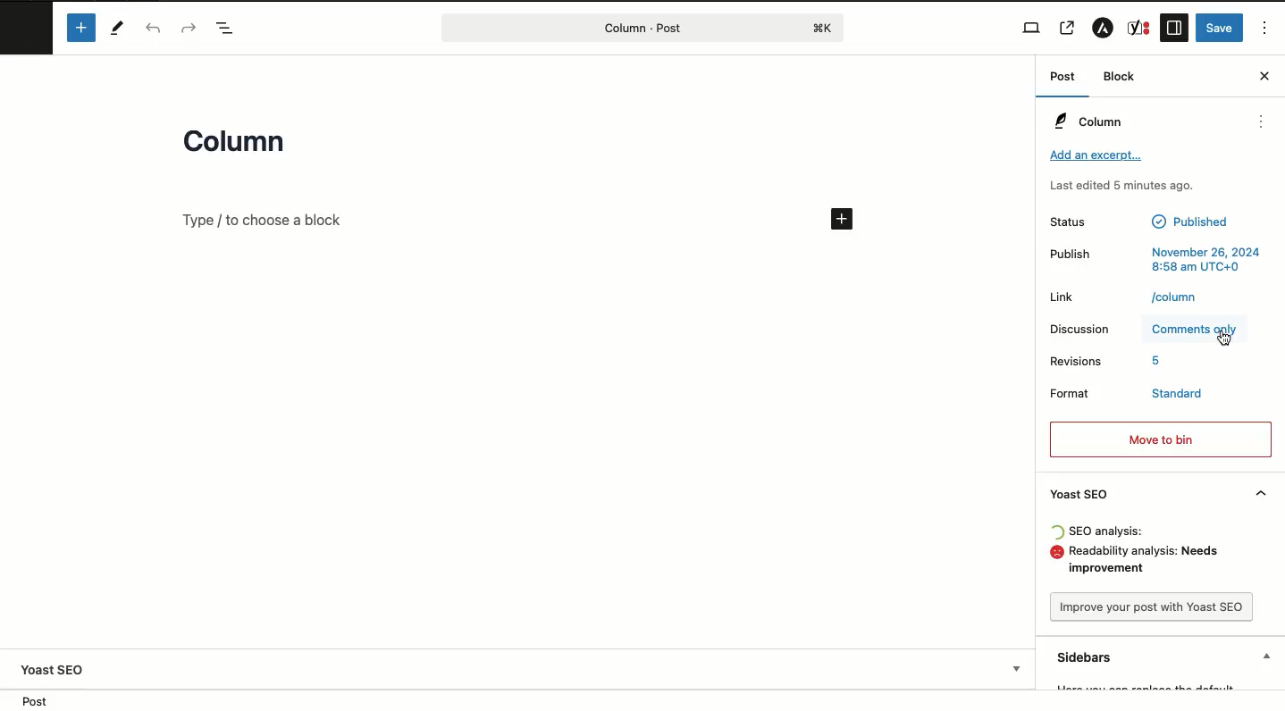 The image size is (1285, 711). What do you see at coordinates (1267, 29) in the screenshot?
I see `Options` at bounding box center [1267, 29].